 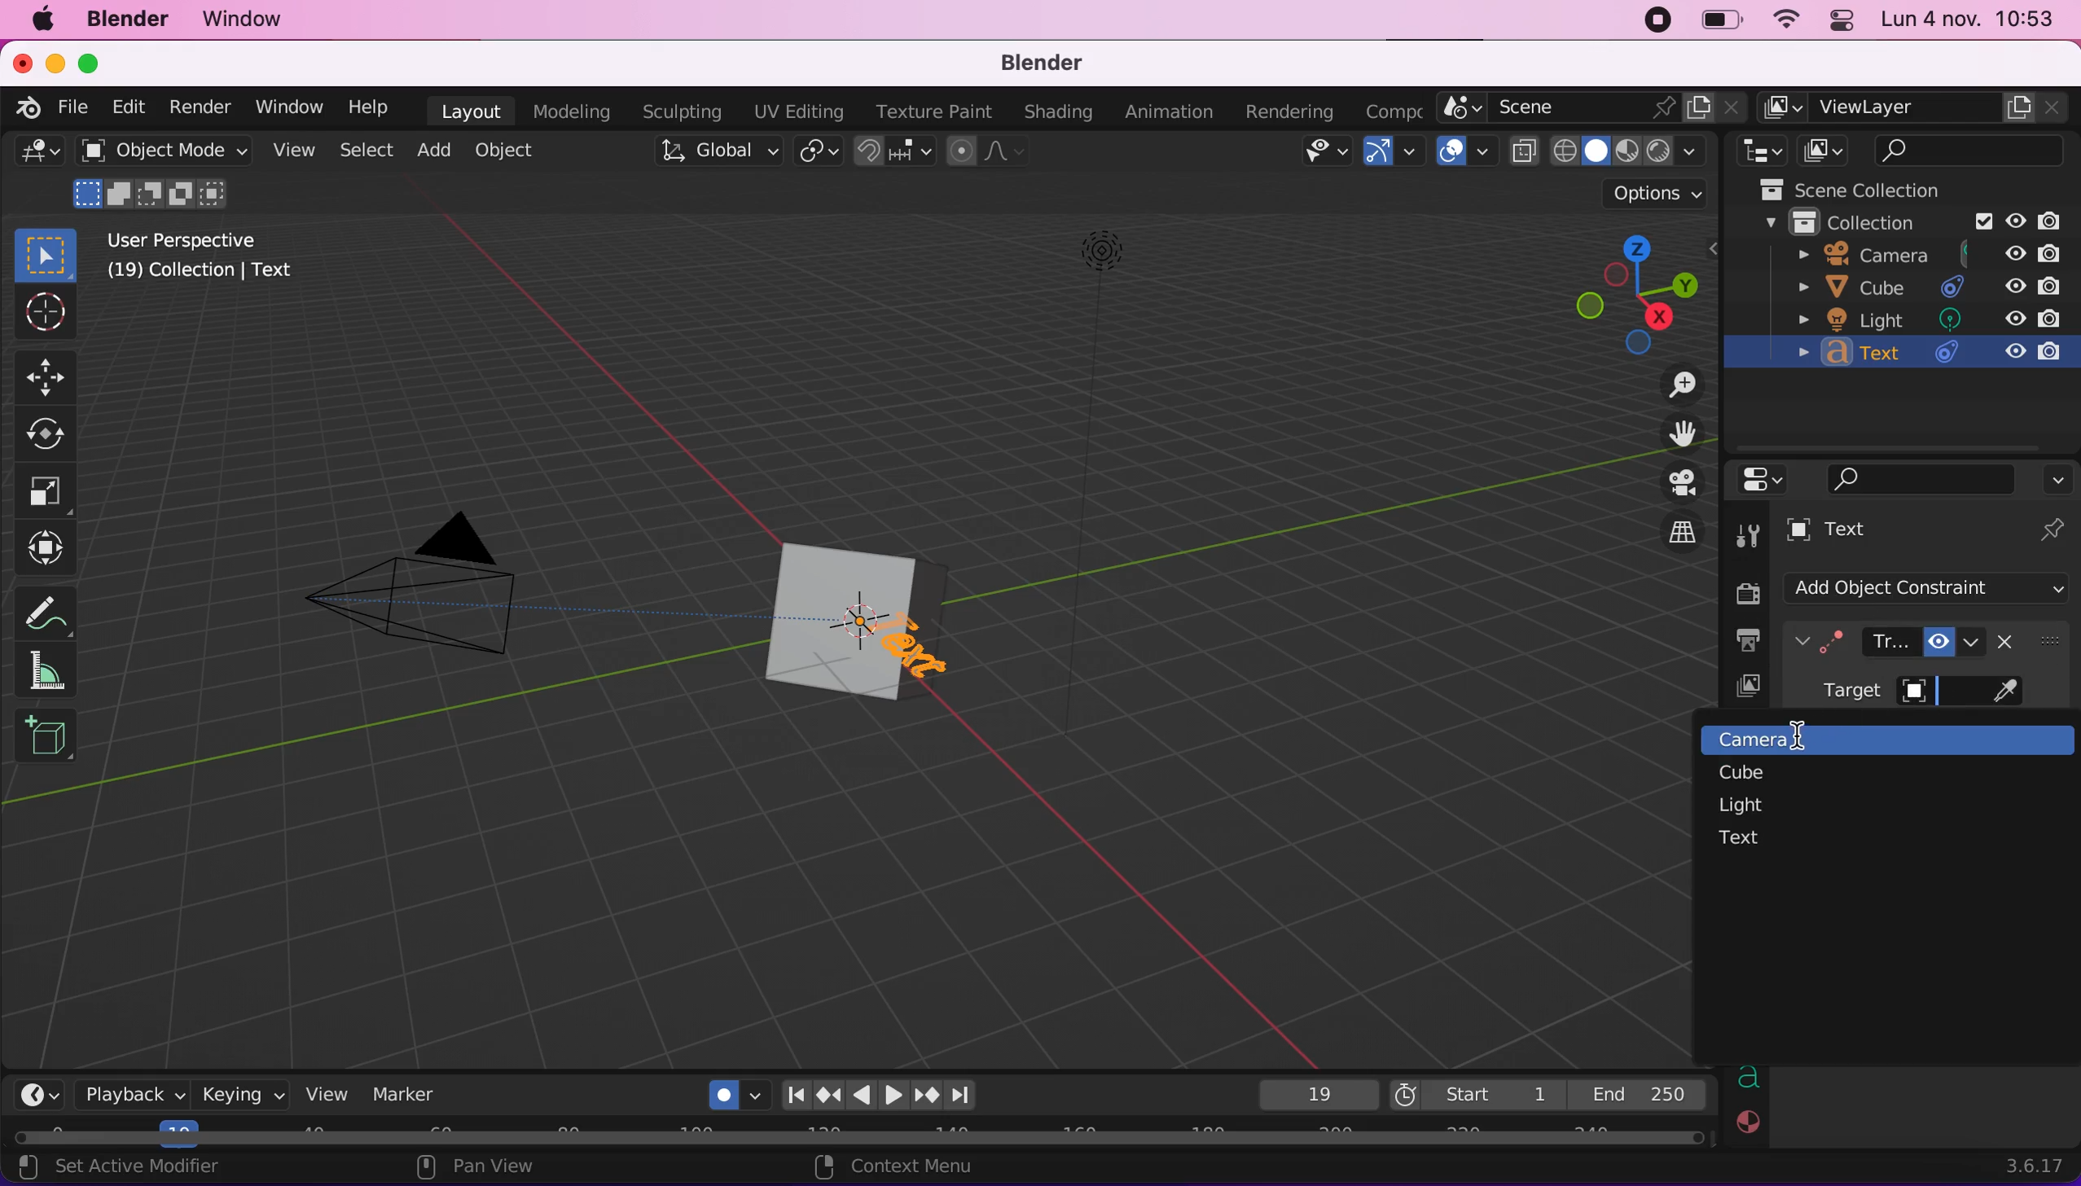 I want to click on object, so click(x=515, y=152).